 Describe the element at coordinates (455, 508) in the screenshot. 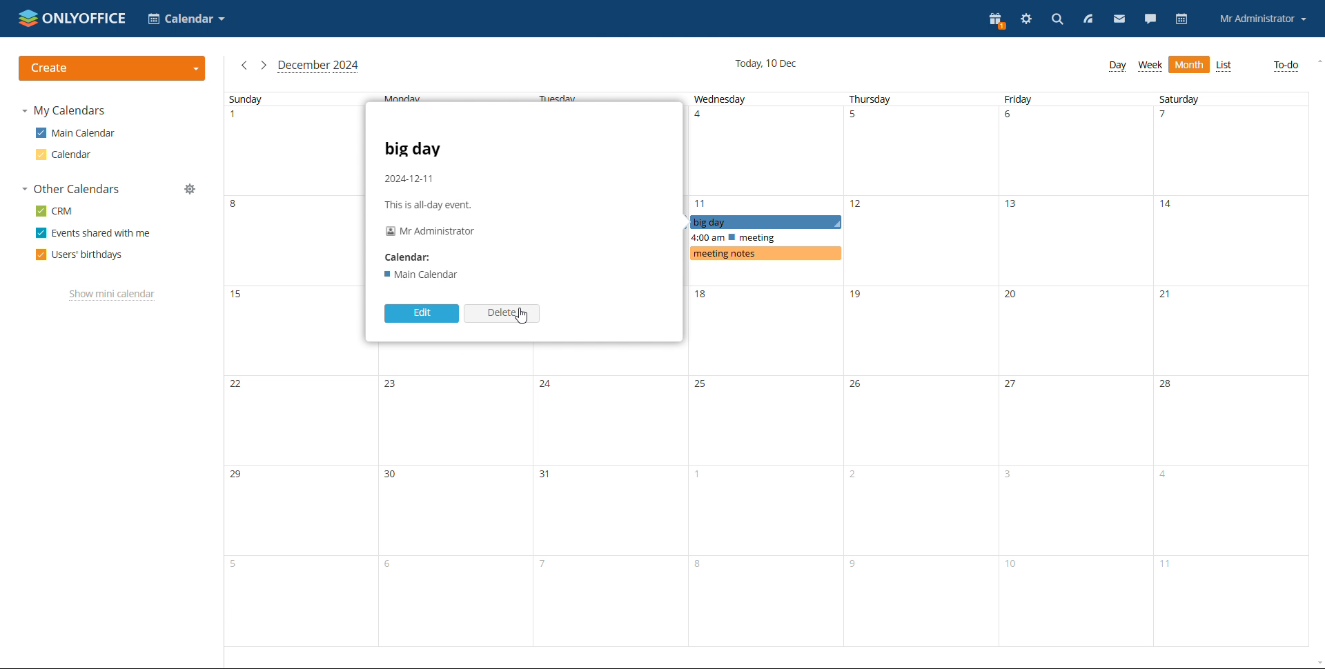

I see `Monday` at that location.